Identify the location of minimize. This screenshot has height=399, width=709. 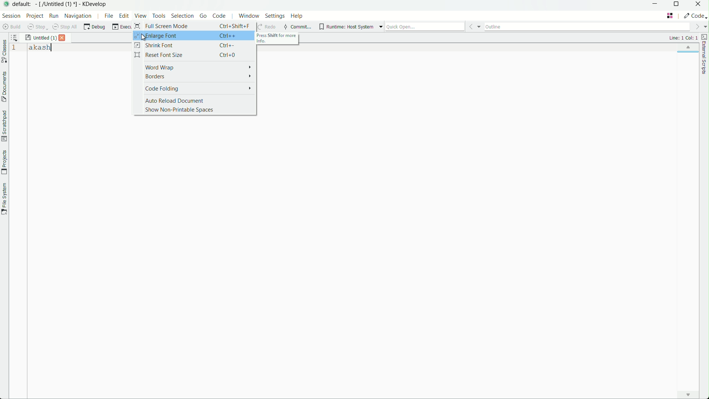
(657, 5).